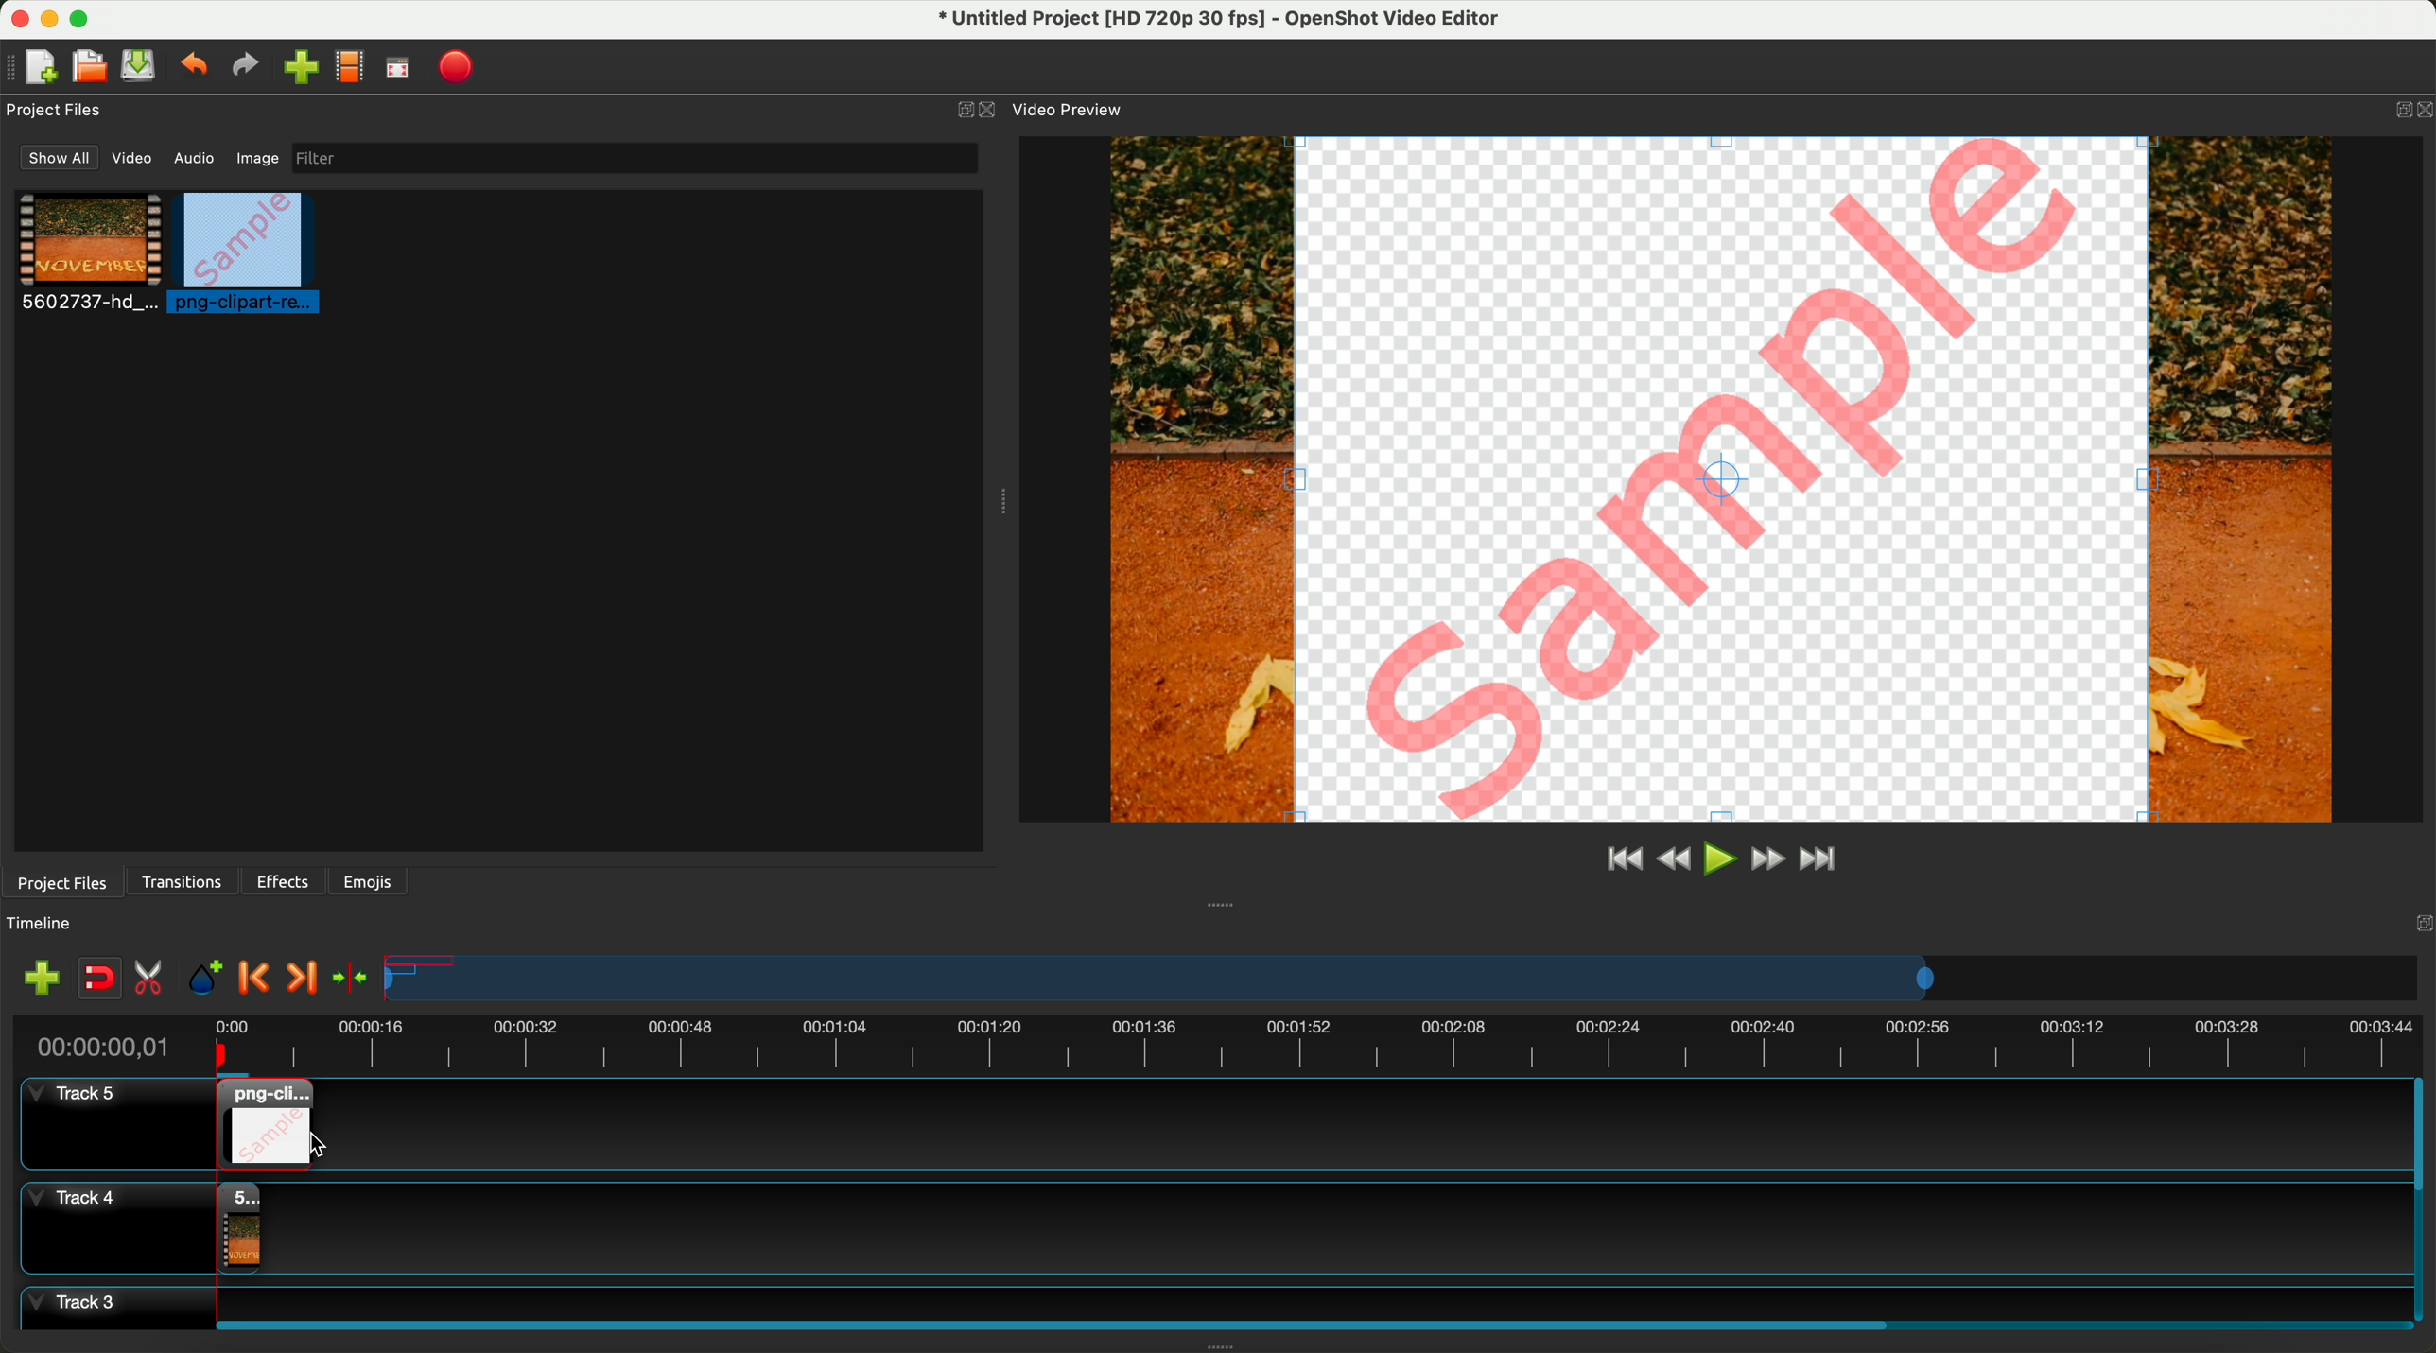  I want to click on timeline, so click(1216, 1043).